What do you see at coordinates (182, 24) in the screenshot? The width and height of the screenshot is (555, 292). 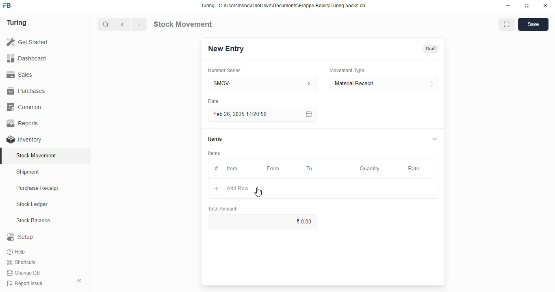 I see `stock movement` at bounding box center [182, 24].